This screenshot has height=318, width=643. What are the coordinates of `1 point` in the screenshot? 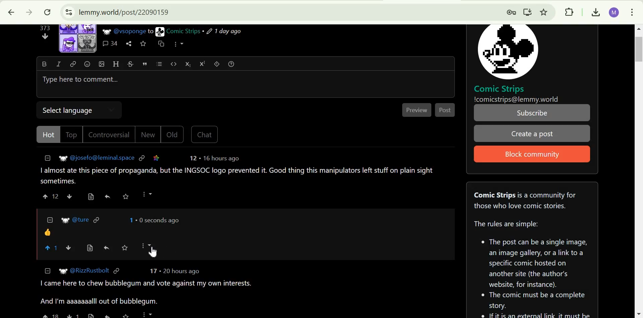 It's located at (130, 220).